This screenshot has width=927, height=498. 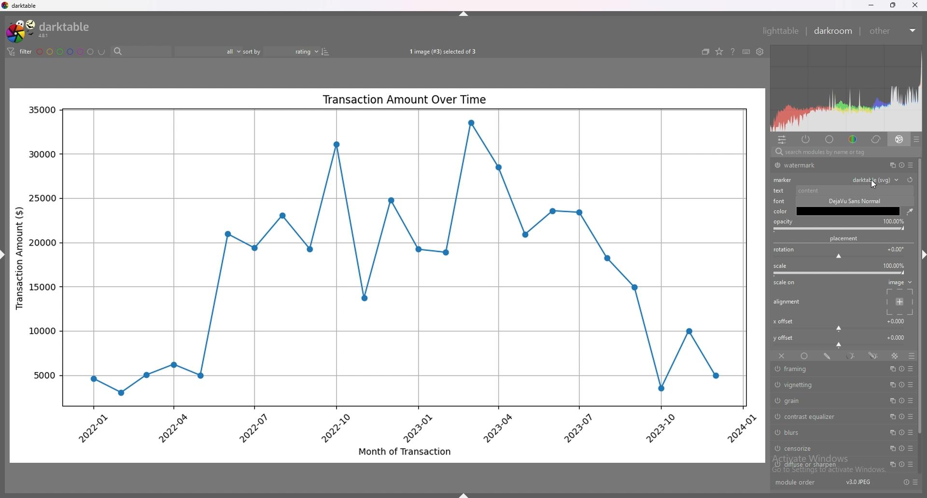 What do you see at coordinates (785, 284) in the screenshot?
I see `scale on` at bounding box center [785, 284].